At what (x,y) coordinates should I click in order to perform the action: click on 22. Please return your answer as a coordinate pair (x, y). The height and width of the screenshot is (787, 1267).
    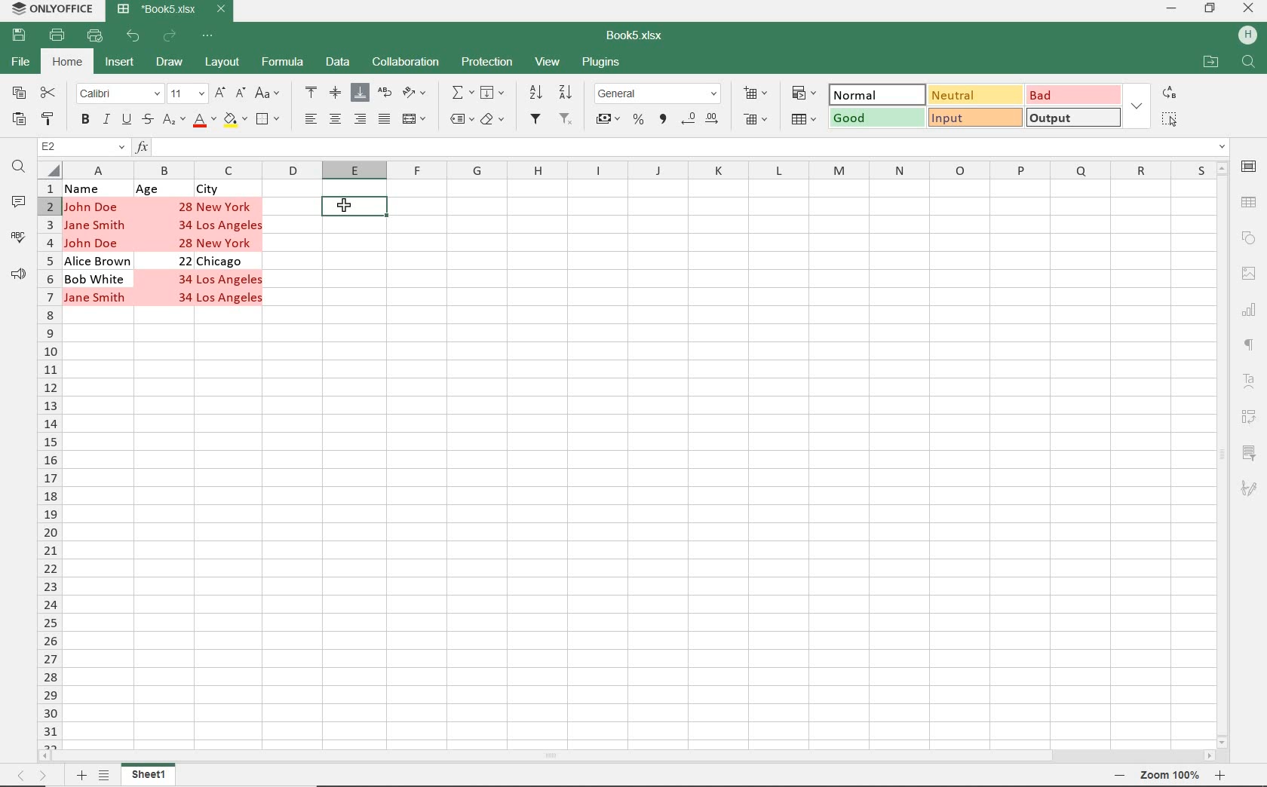
    Looking at the image, I should click on (185, 261).